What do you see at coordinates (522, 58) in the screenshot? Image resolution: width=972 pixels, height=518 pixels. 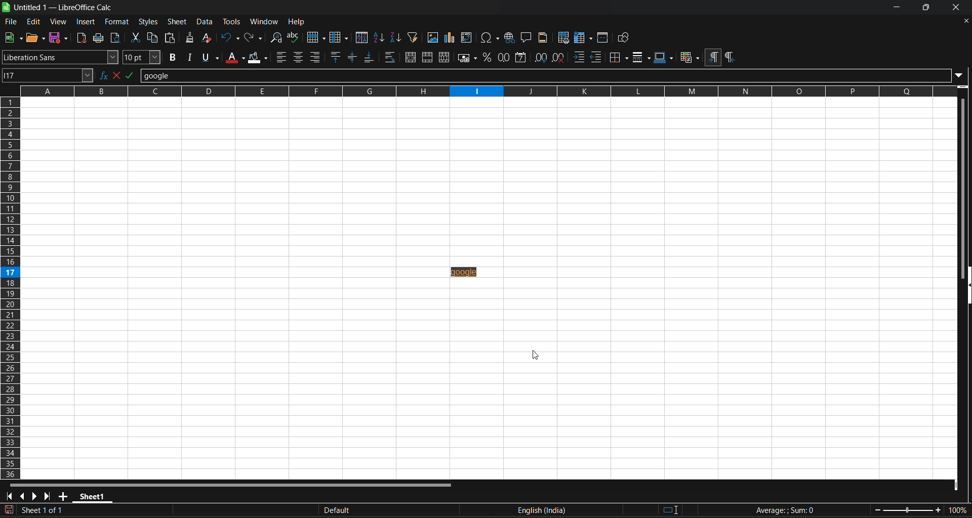 I see `format as date` at bounding box center [522, 58].